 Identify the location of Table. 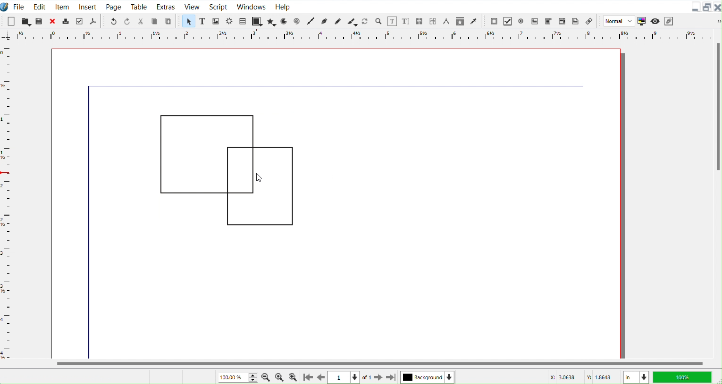
(139, 6).